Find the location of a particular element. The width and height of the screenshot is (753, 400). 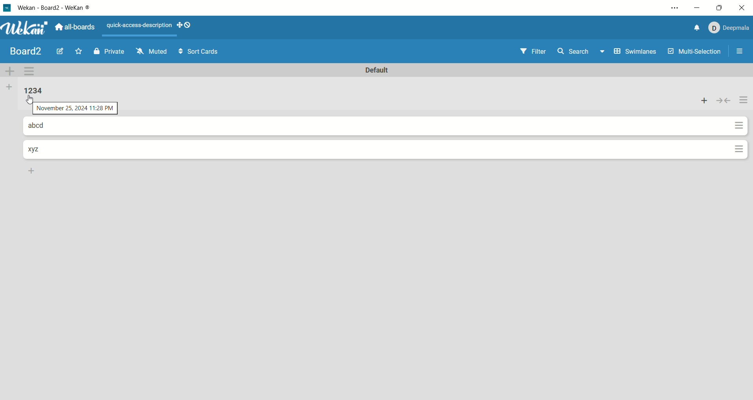

muted is located at coordinates (150, 51).